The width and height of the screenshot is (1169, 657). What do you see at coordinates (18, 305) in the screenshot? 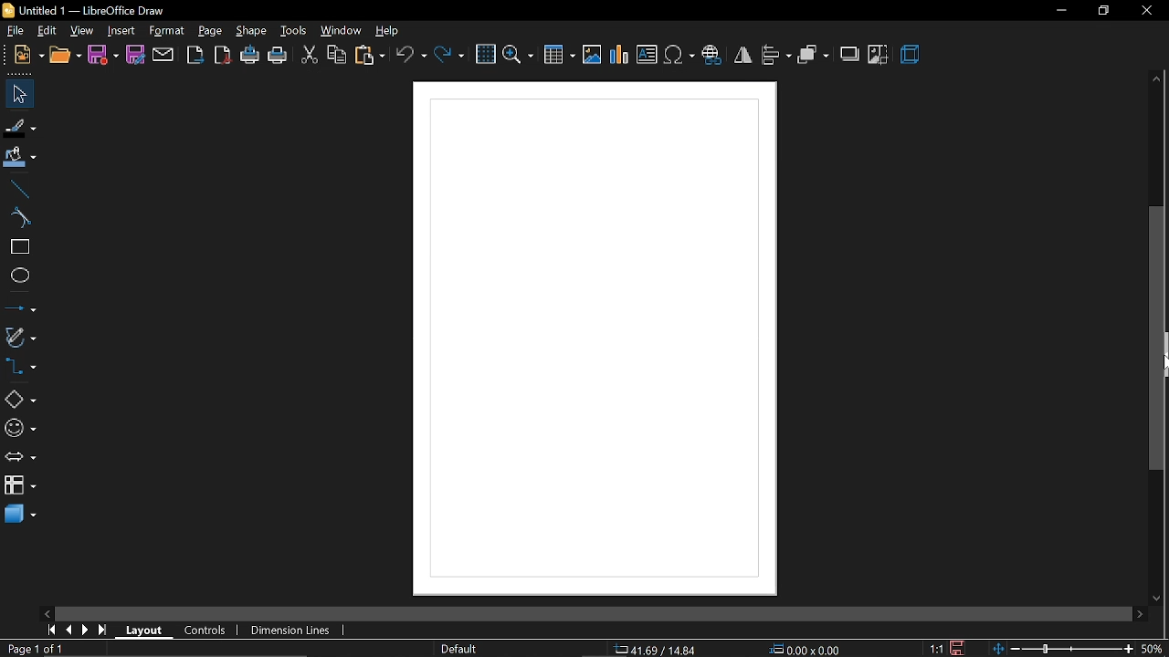
I see `lines and arrows` at bounding box center [18, 305].